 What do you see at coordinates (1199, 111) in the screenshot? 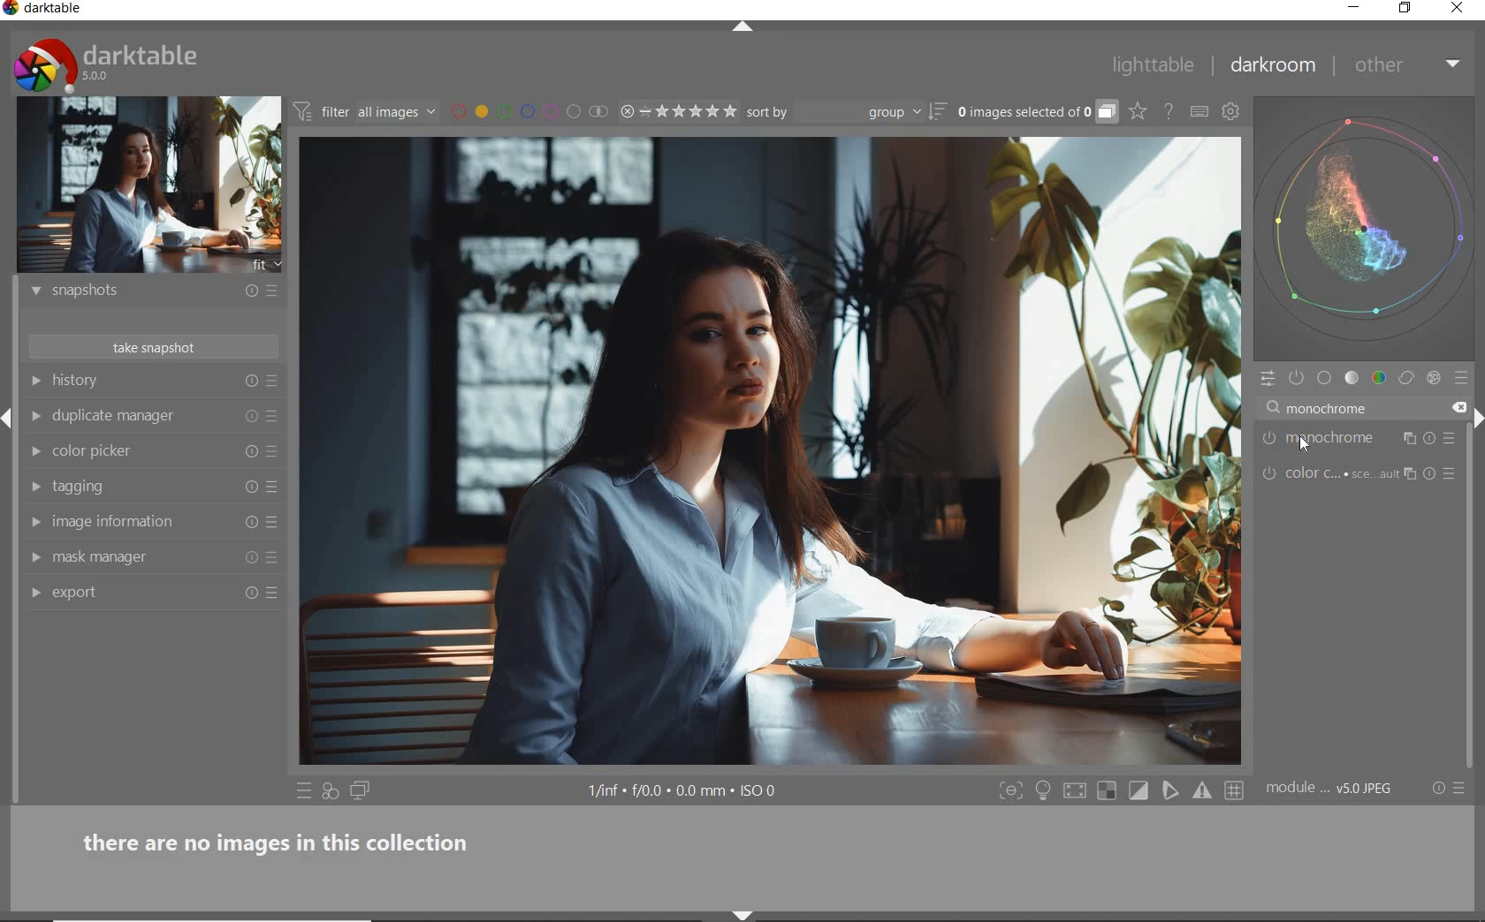
I see `set keyboard shortcuts` at bounding box center [1199, 111].